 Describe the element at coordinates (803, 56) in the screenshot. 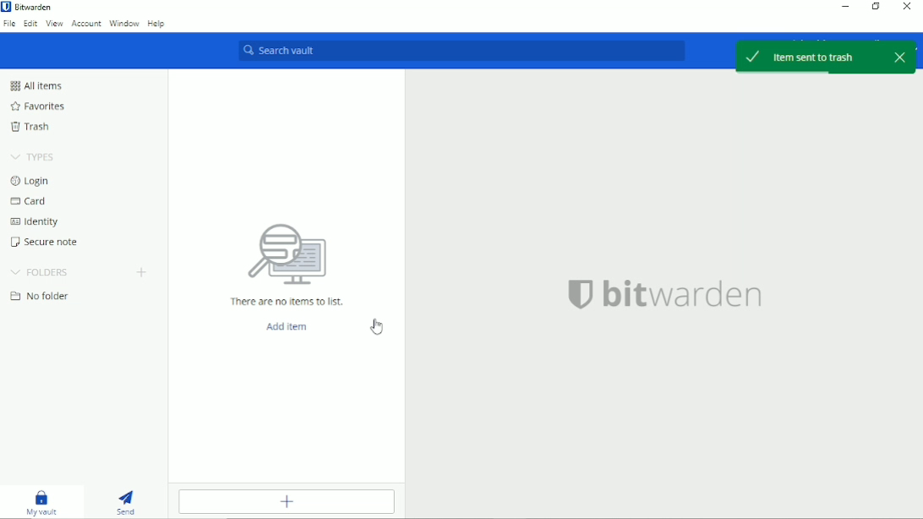

I see `Item sent to trash` at that location.